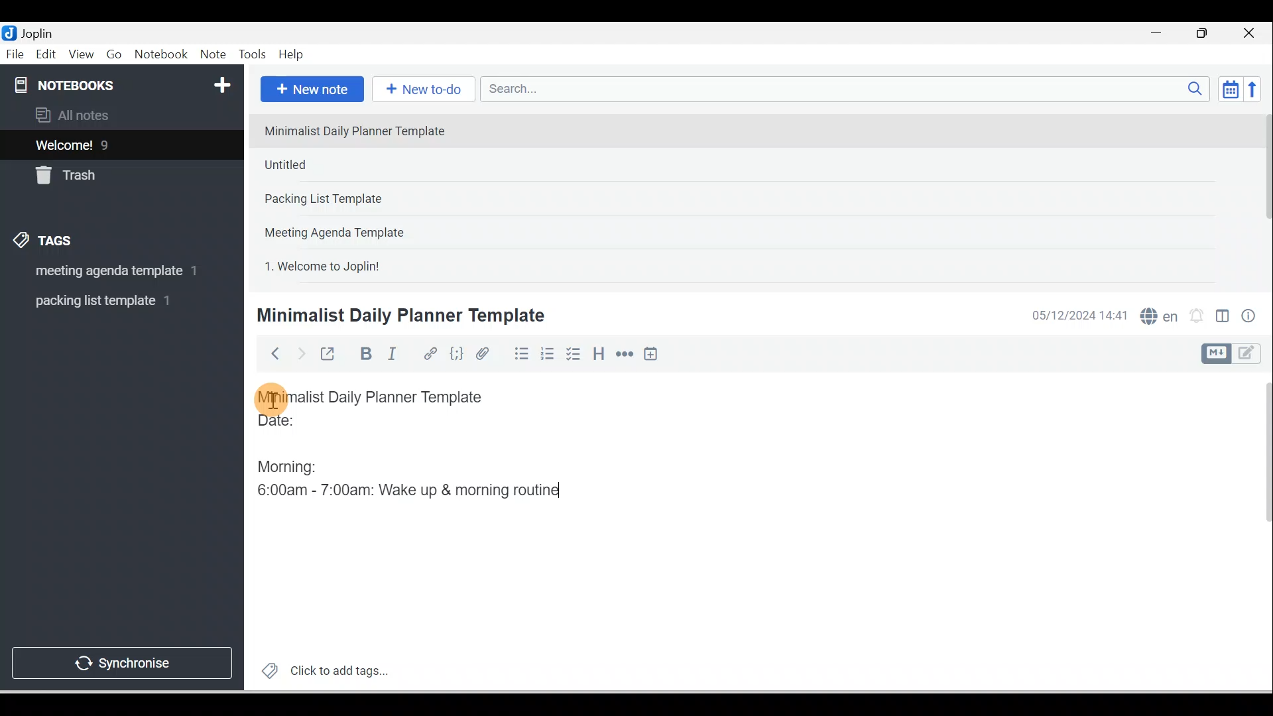 This screenshot has height=716, width=1273. What do you see at coordinates (364, 130) in the screenshot?
I see `Note 1` at bounding box center [364, 130].